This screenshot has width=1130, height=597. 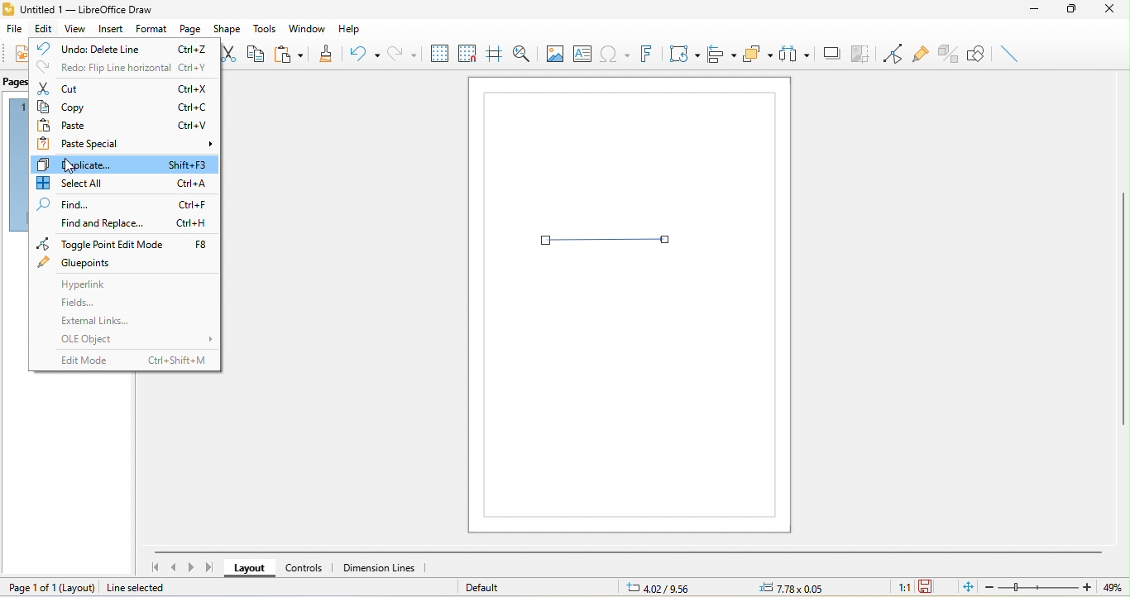 What do you see at coordinates (70, 165) in the screenshot?
I see `cursor movement` at bounding box center [70, 165].